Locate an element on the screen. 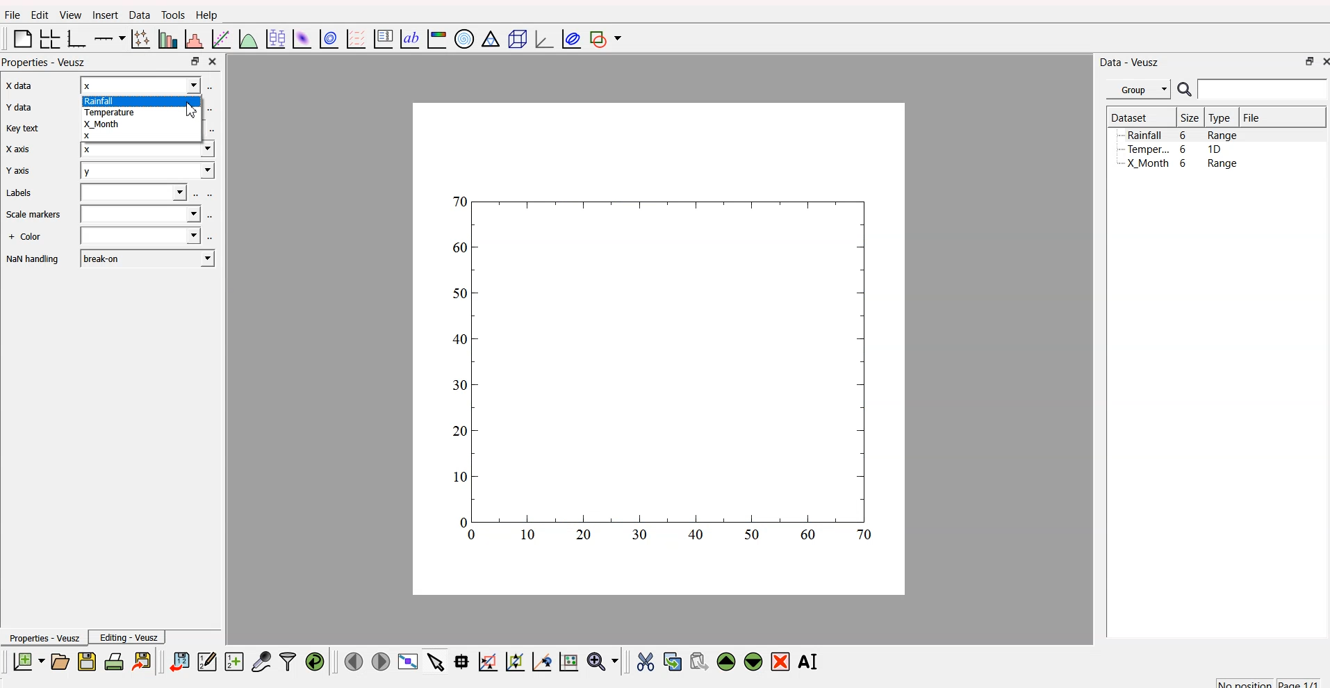 This screenshot has height=688, width=1330. no position page 1/1 is located at coordinates (1267, 680).